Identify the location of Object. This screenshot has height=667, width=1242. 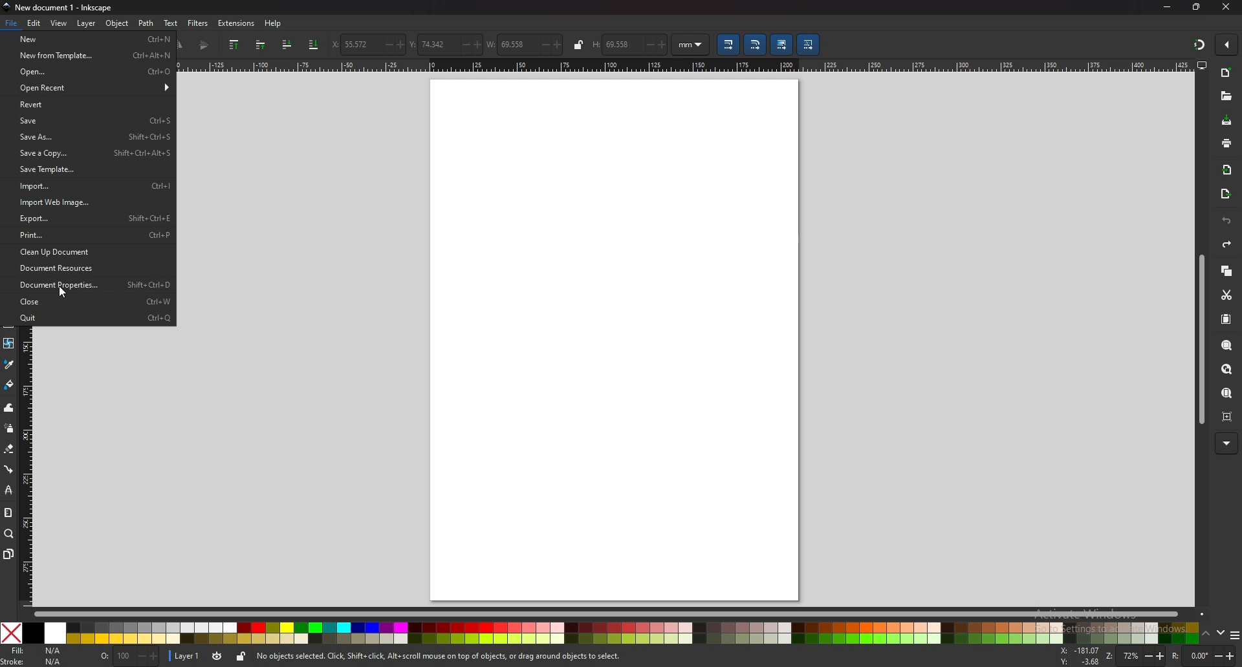
(116, 23).